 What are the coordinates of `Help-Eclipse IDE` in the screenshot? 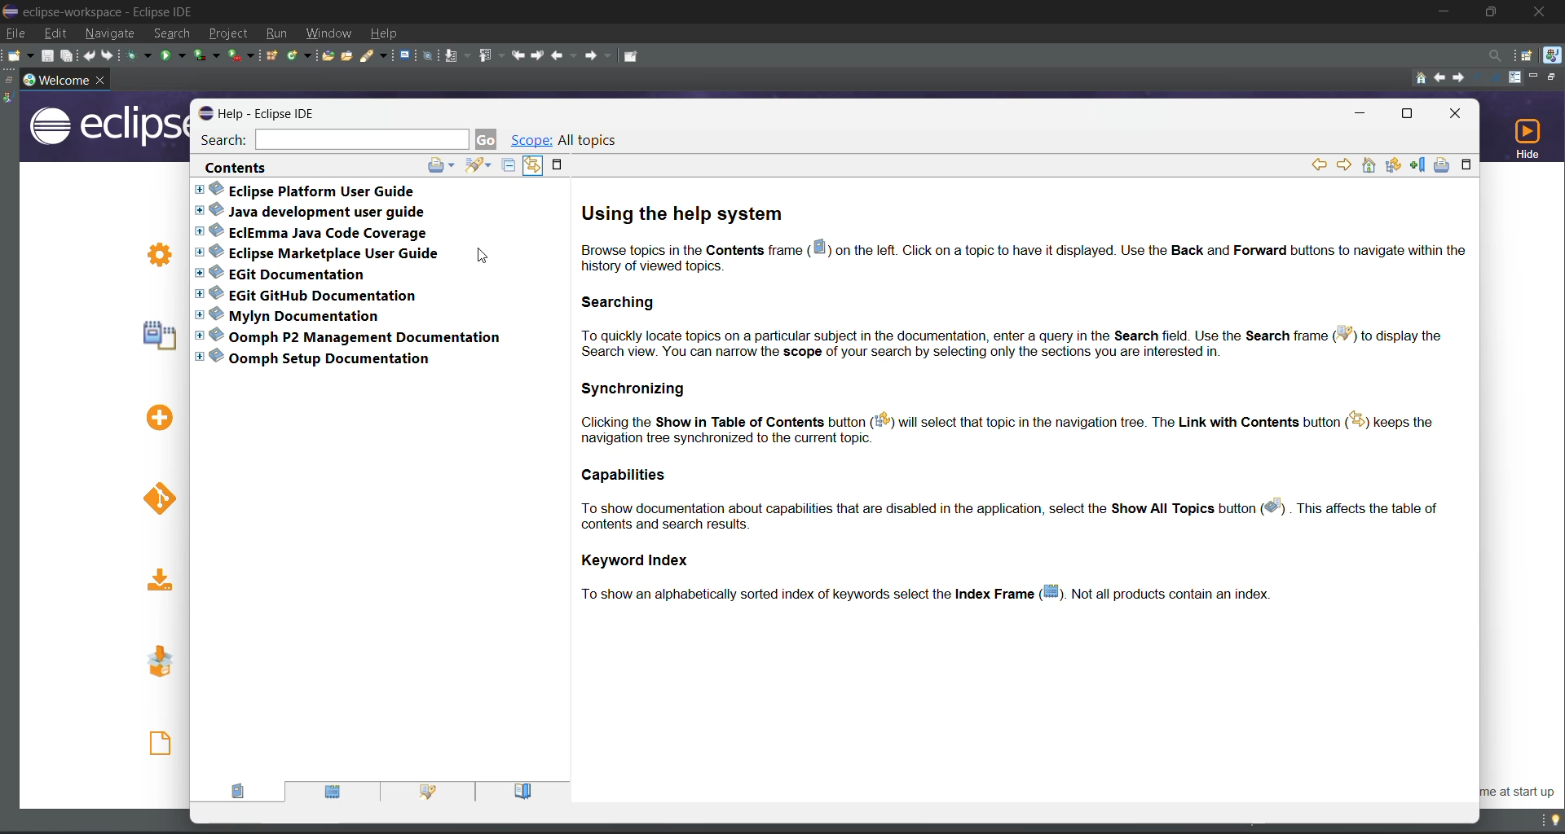 It's located at (267, 112).